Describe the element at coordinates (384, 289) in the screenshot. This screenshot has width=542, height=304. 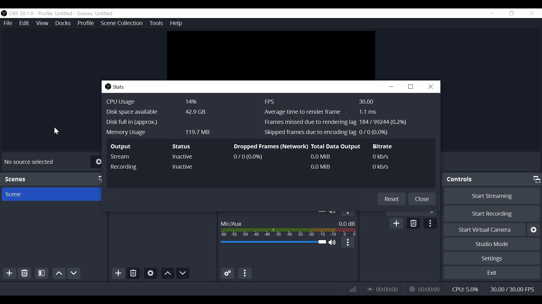
I see `Live Status` at that location.